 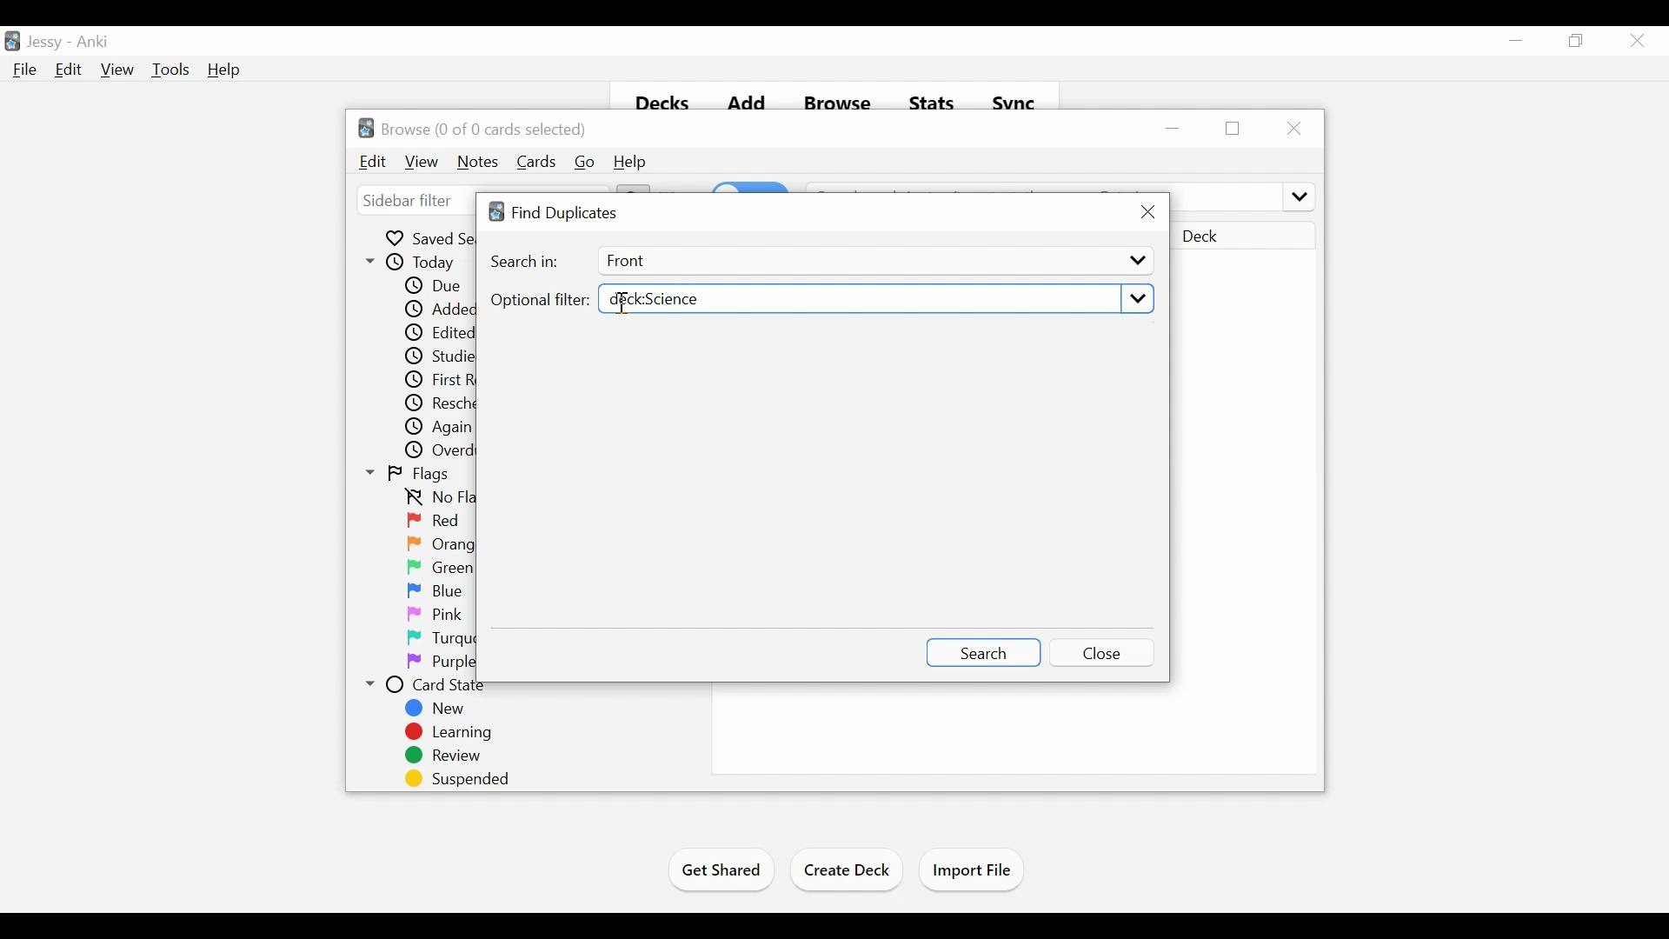 What do you see at coordinates (67, 69) in the screenshot?
I see `Edit` at bounding box center [67, 69].